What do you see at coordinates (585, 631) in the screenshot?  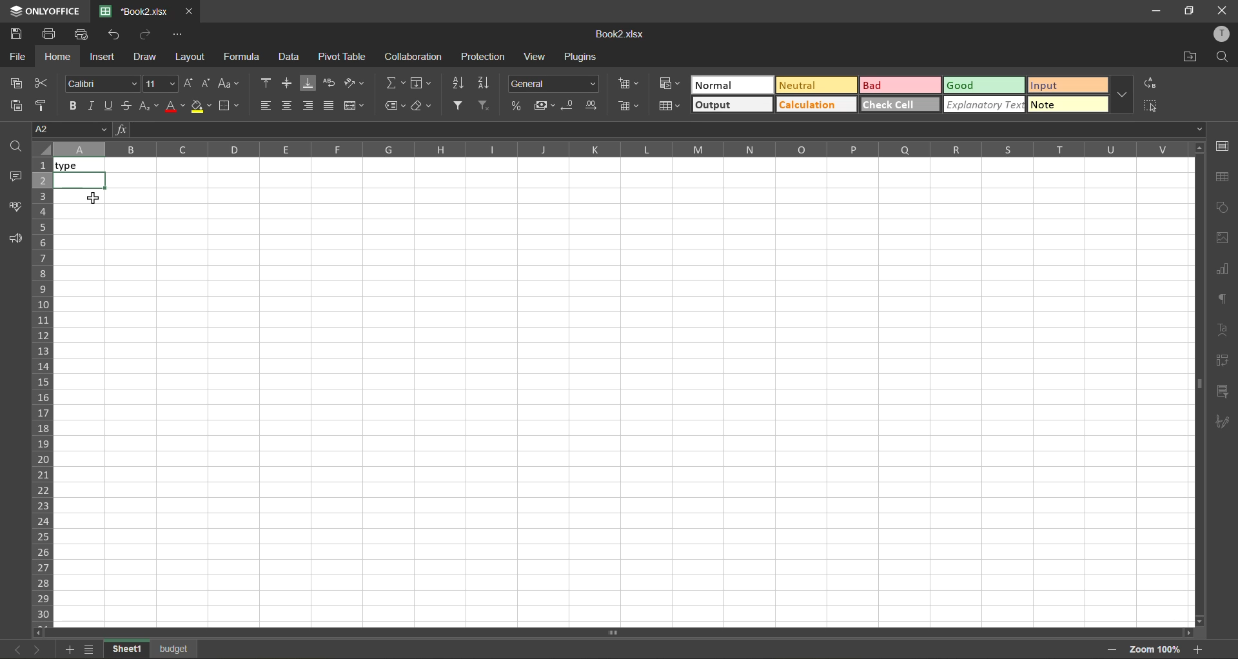 I see `scroll bar` at bounding box center [585, 631].